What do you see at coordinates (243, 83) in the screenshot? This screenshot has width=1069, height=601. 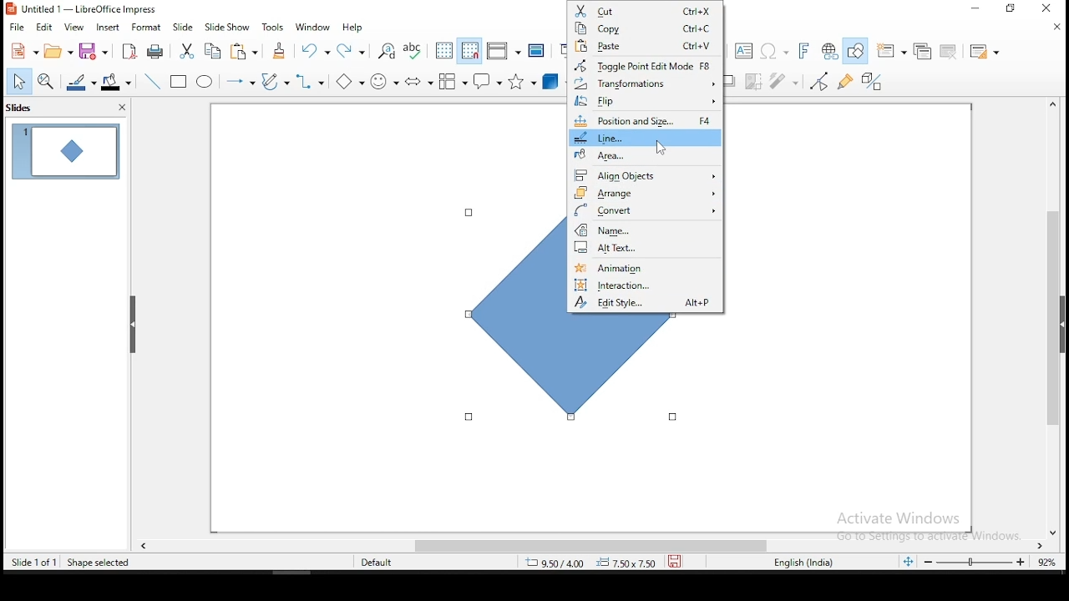 I see `lines and arrows` at bounding box center [243, 83].